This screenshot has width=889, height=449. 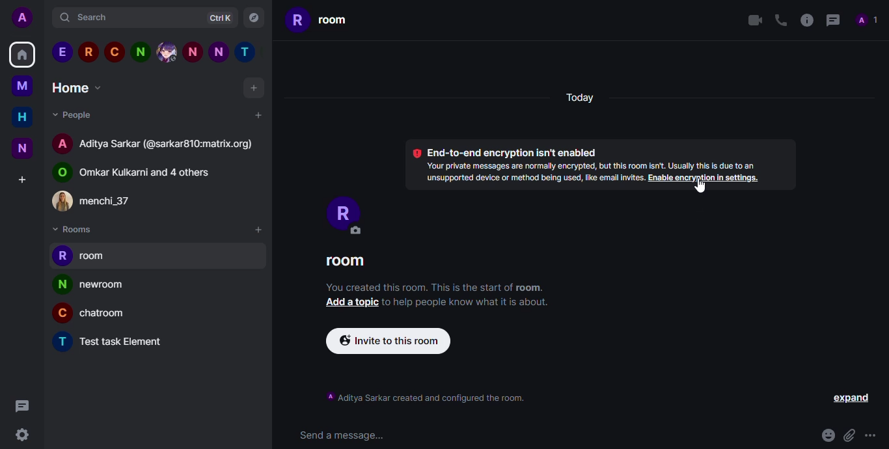 I want to click on room, so click(x=320, y=20).